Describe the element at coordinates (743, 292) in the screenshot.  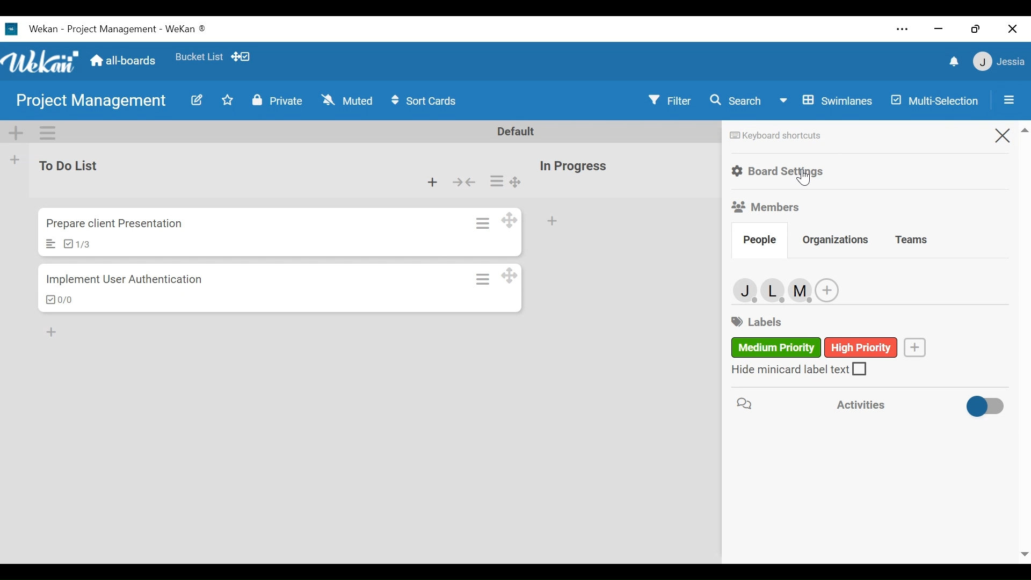
I see `member 1` at that location.